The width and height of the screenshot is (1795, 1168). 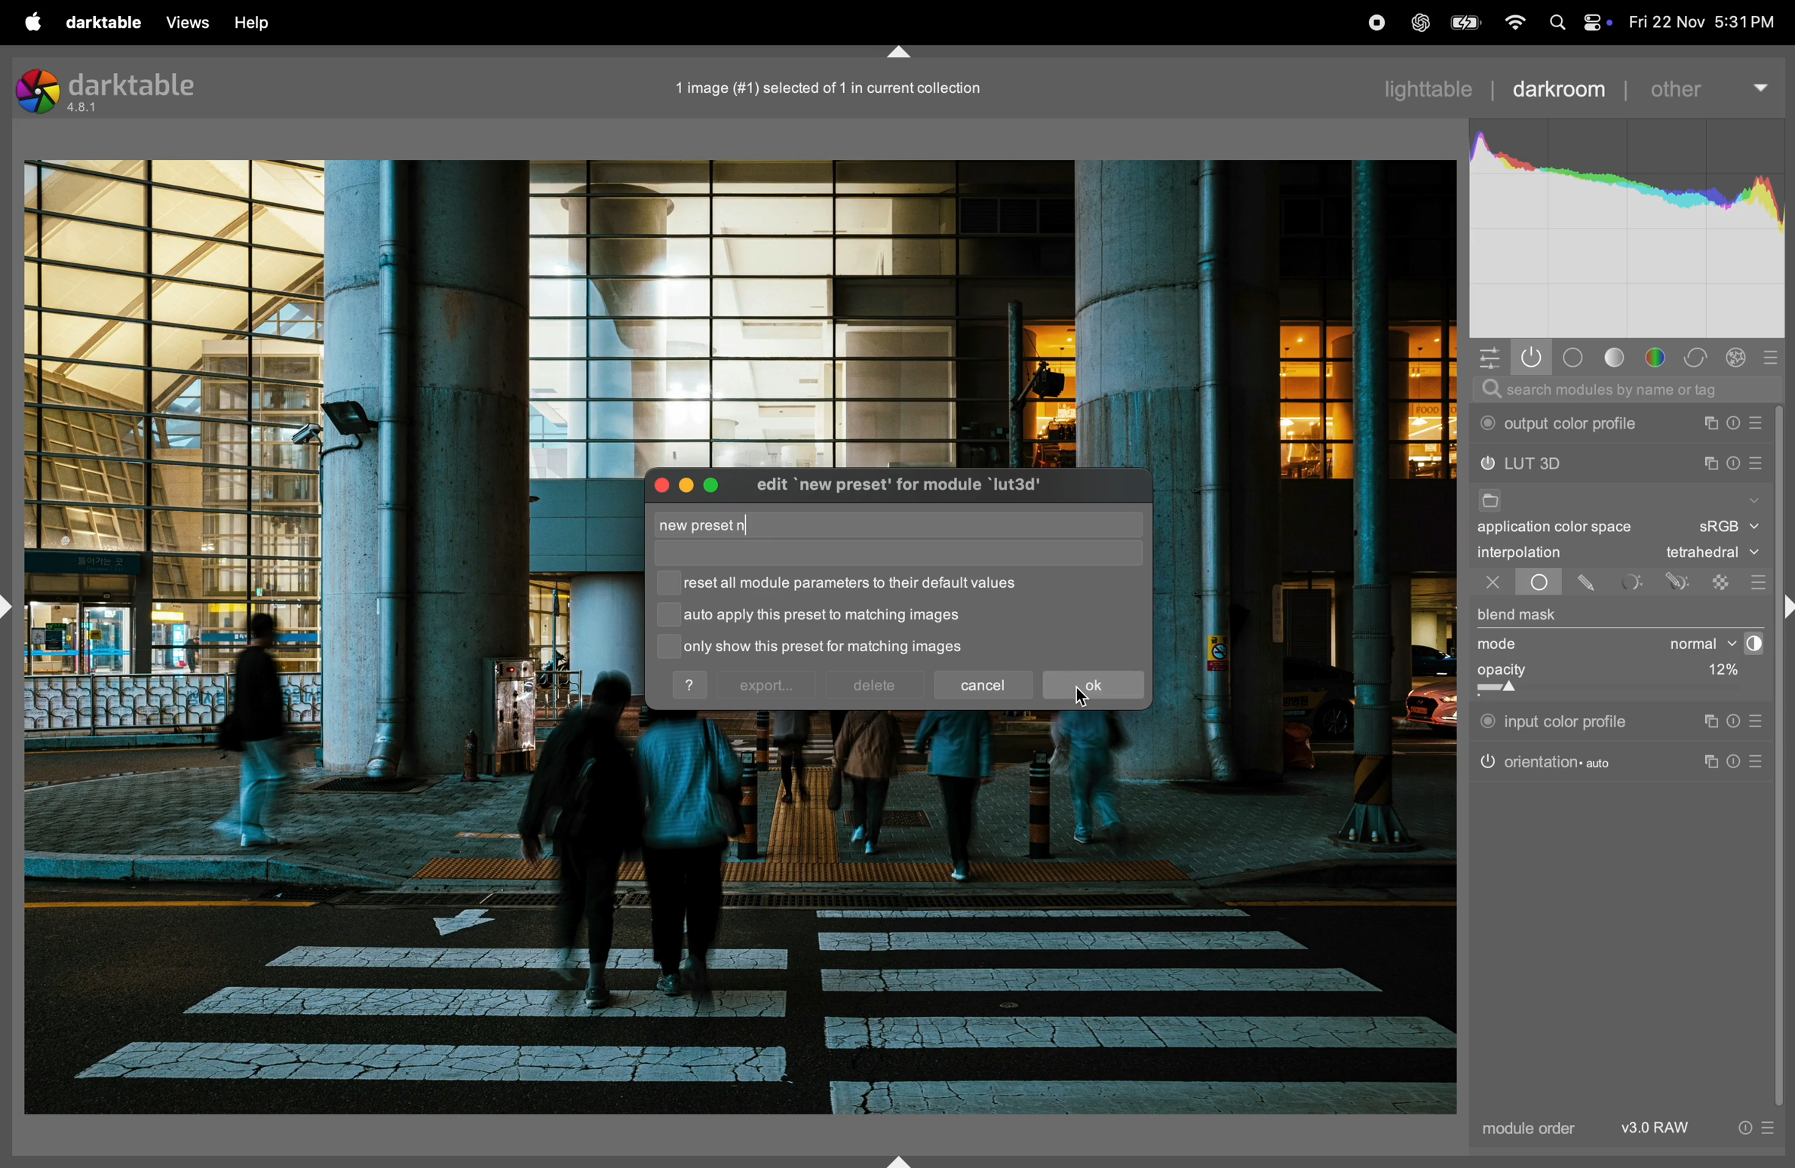 What do you see at coordinates (1563, 424) in the screenshot?
I see `output color profile` at bounding box center [1563, 424].